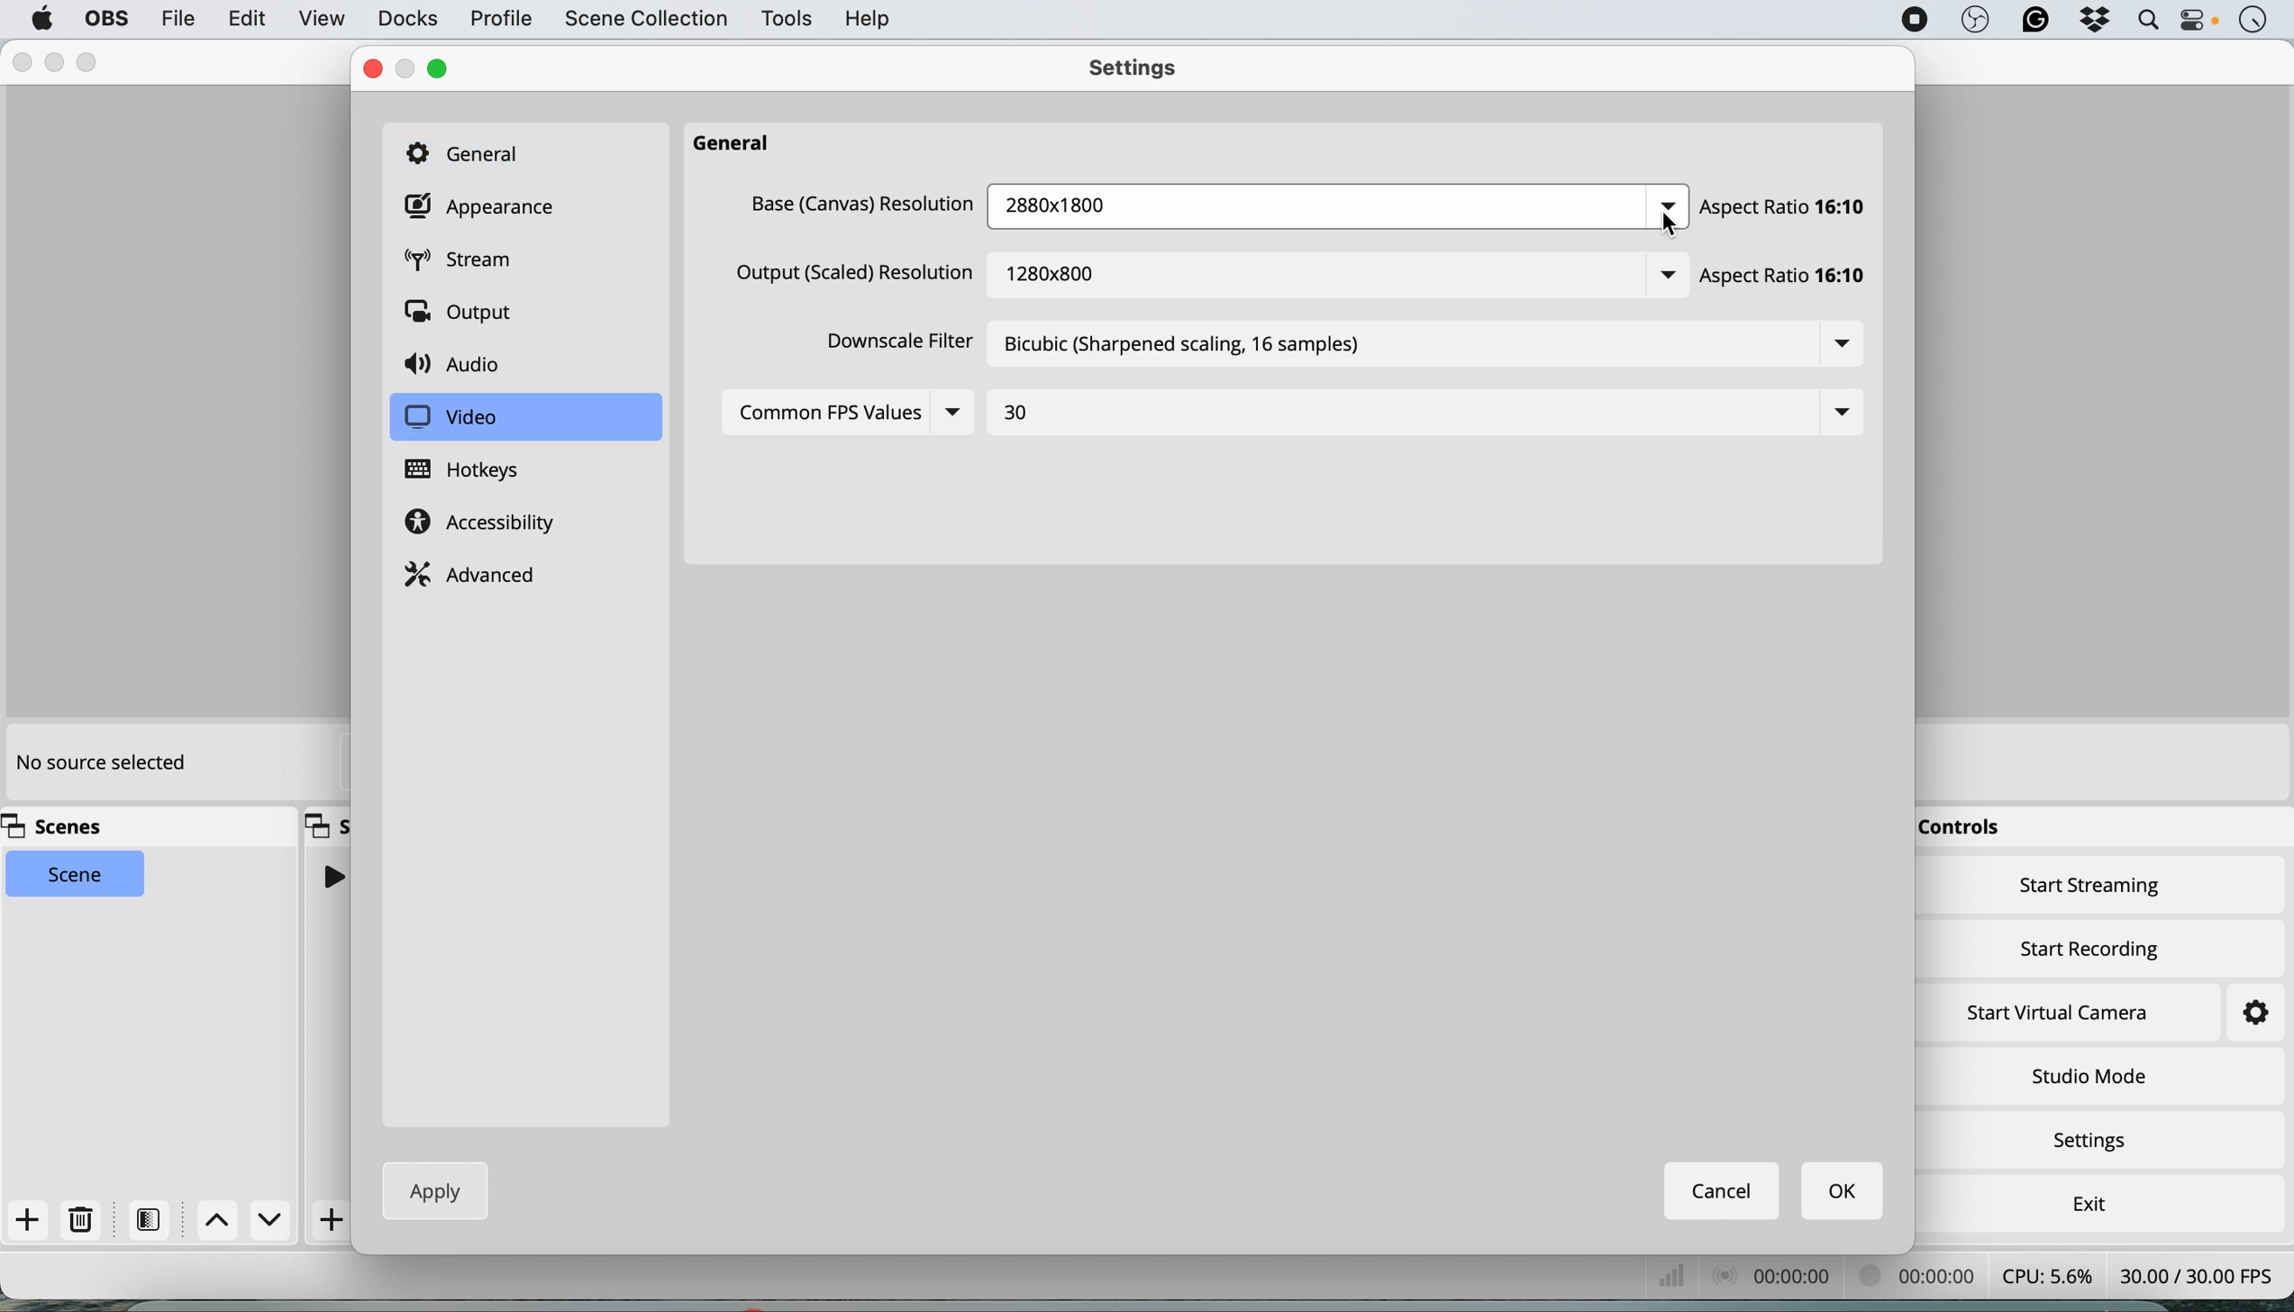 This screenshot has width=2294, height=1312. Describe the element at coordinates (42, 19) in the screenshot. I see `system logo` at that location.